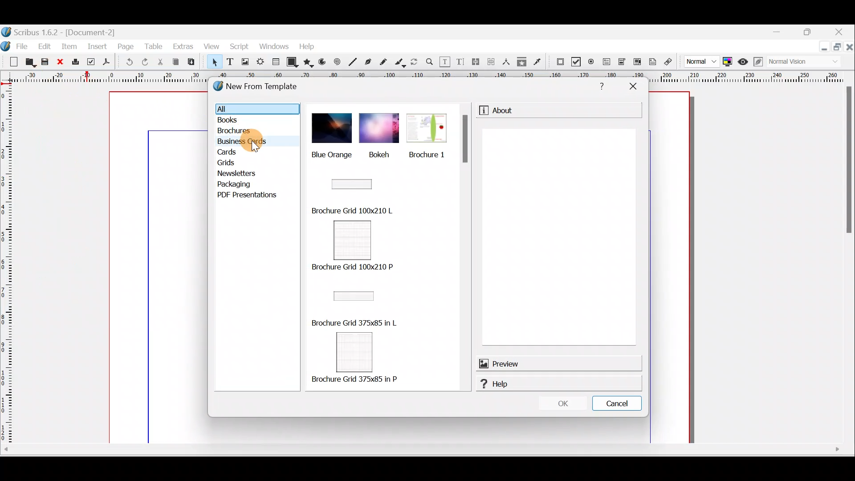  Describe the element at coordinates (352, 62) in the screenshot. I see `Line` at that location.